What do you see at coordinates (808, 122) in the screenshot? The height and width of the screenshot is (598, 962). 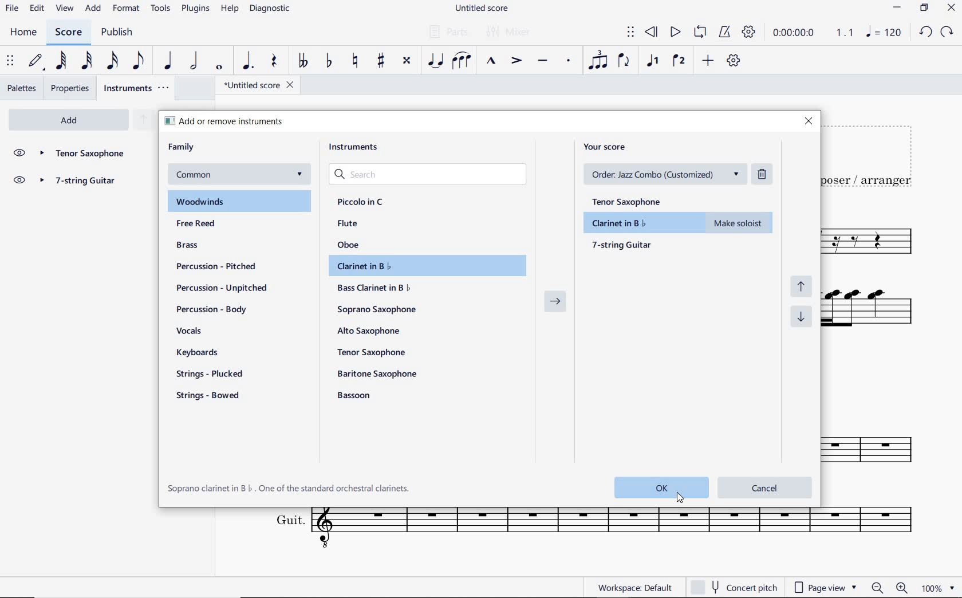 I see `close` at bounding box center [808, 122].